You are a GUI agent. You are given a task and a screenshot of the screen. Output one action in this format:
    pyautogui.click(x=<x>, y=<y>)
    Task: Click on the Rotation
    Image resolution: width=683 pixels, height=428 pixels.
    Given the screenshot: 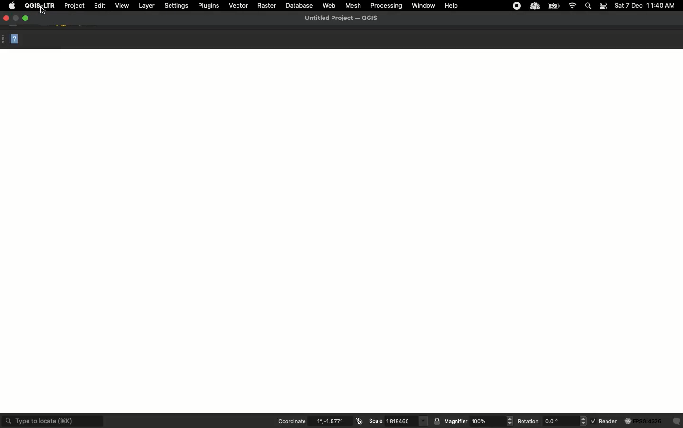 What is the action you would take?
    pyautogui.click(x=550, y=420)
    